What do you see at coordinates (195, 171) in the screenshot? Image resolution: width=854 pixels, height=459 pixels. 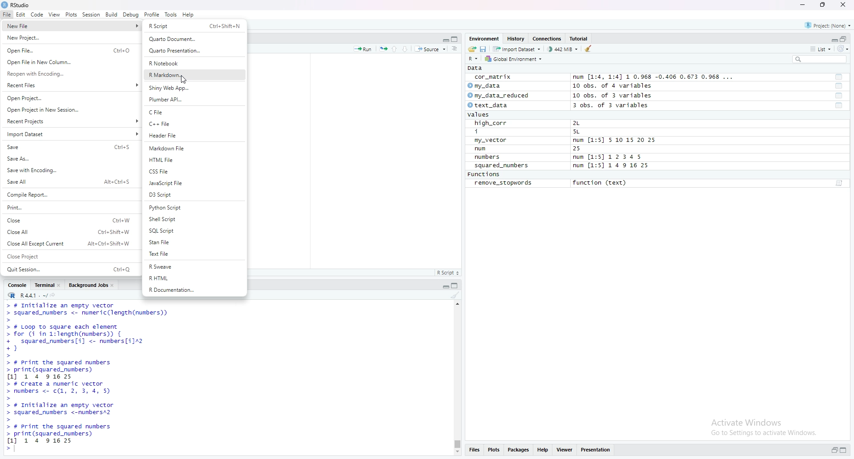 I see `CSS File` at bounding box center [195, 171].